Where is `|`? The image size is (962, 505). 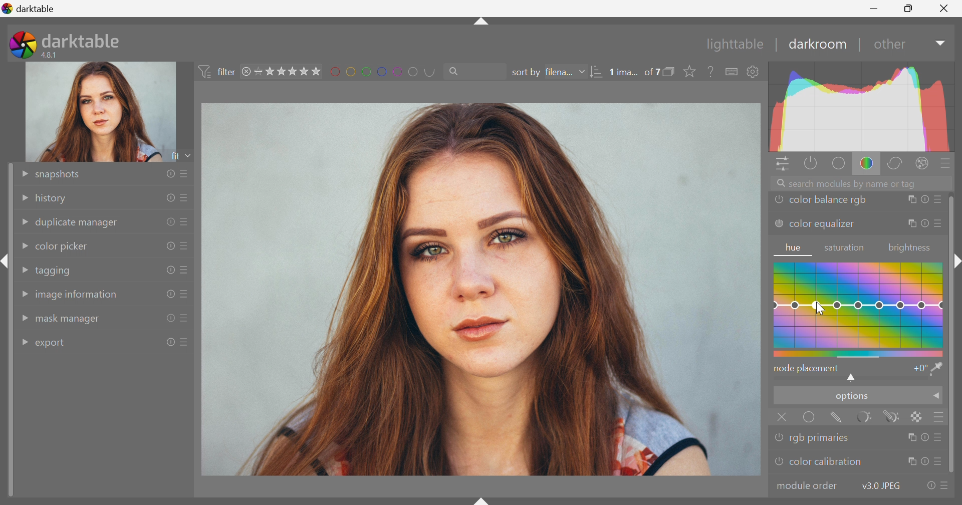 | is located at coordinates (777, 44).